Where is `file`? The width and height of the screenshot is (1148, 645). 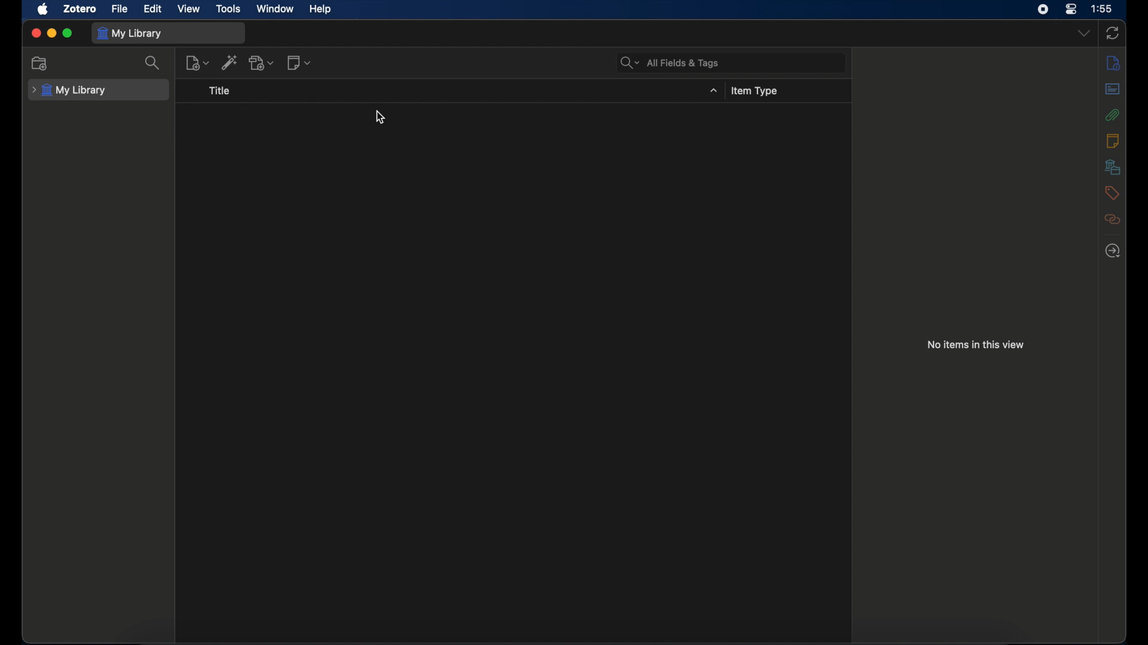 file is located at coordinates (120, 9).